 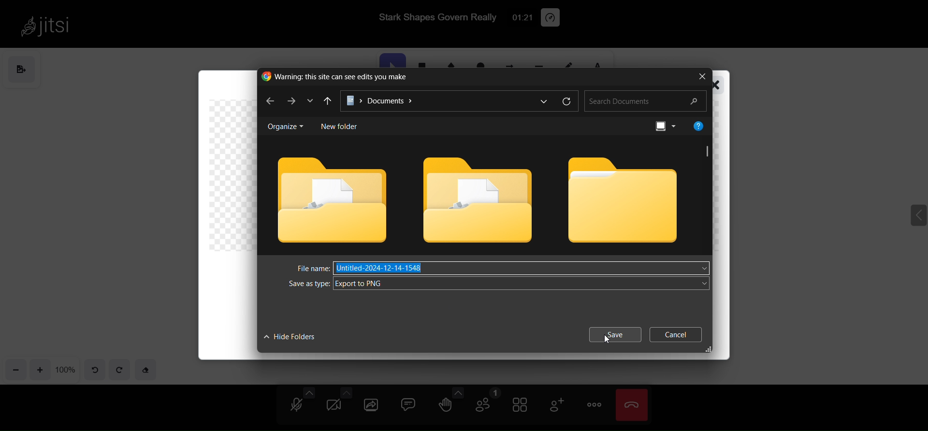 What do you see at coordinates (298, 406) in the screenshot?
I see `microphone` at bounding box center [298, 406].